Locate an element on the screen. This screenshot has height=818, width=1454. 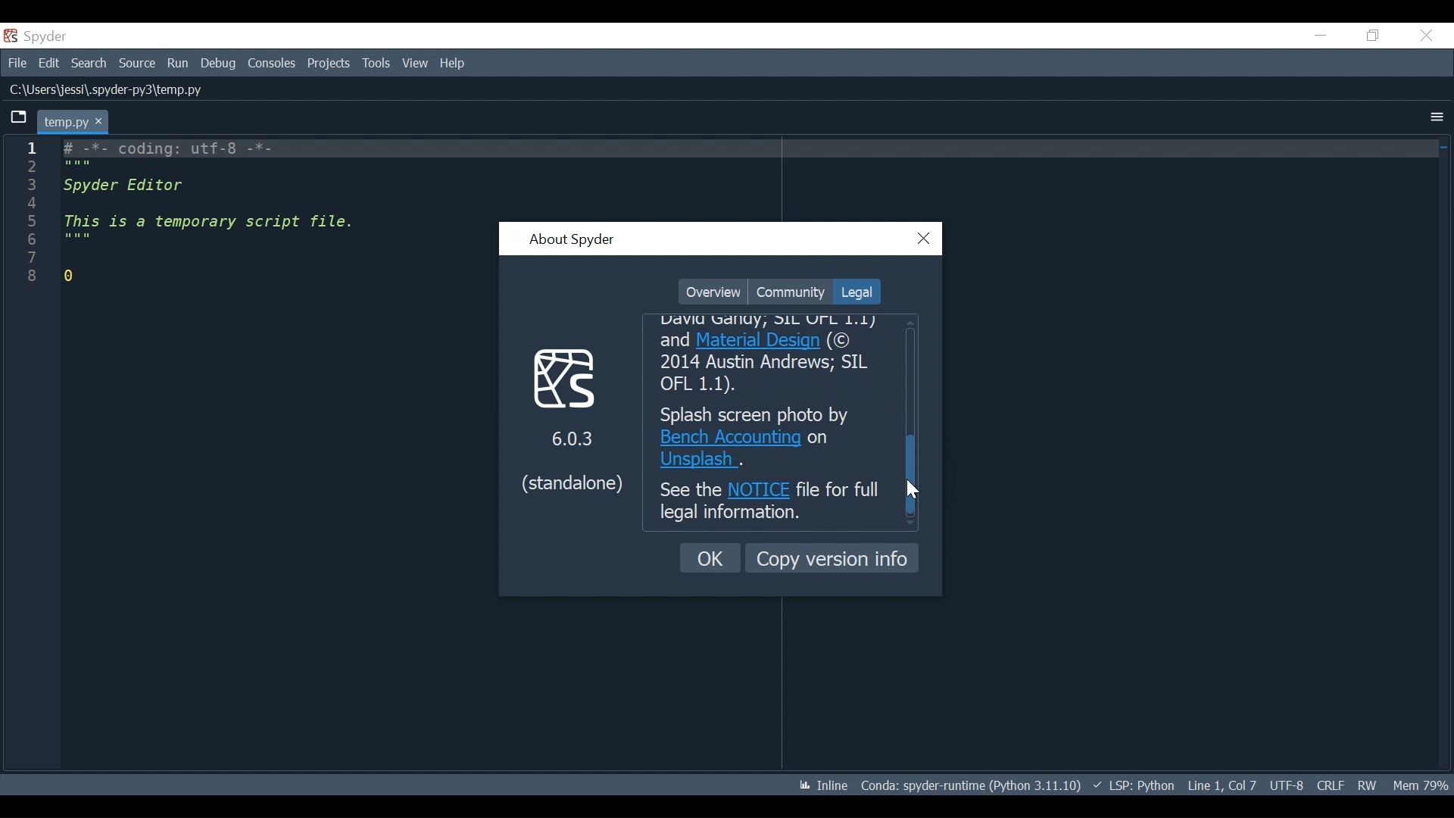
Run is located at coordinates (179, 64).